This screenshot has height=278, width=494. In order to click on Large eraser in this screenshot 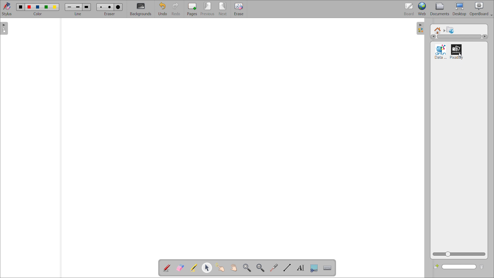, I will do `click(119, 6)`.